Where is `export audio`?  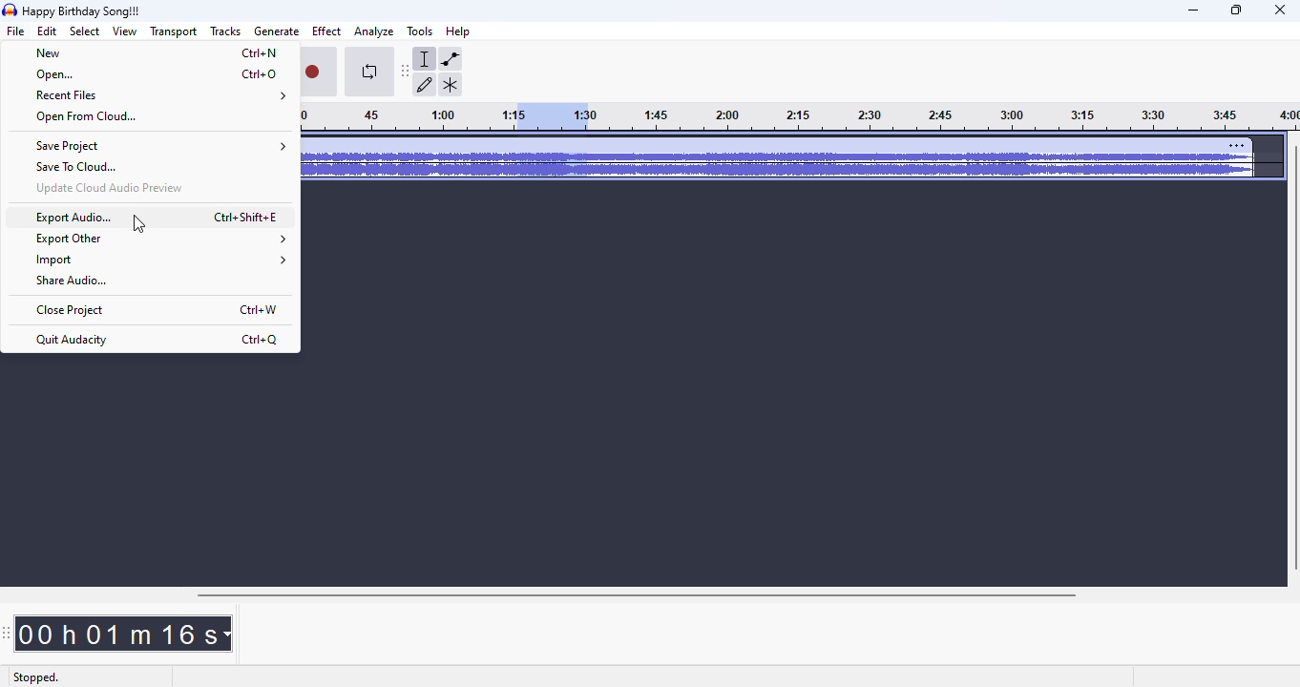
export audio is located at coordinates (74, 217).